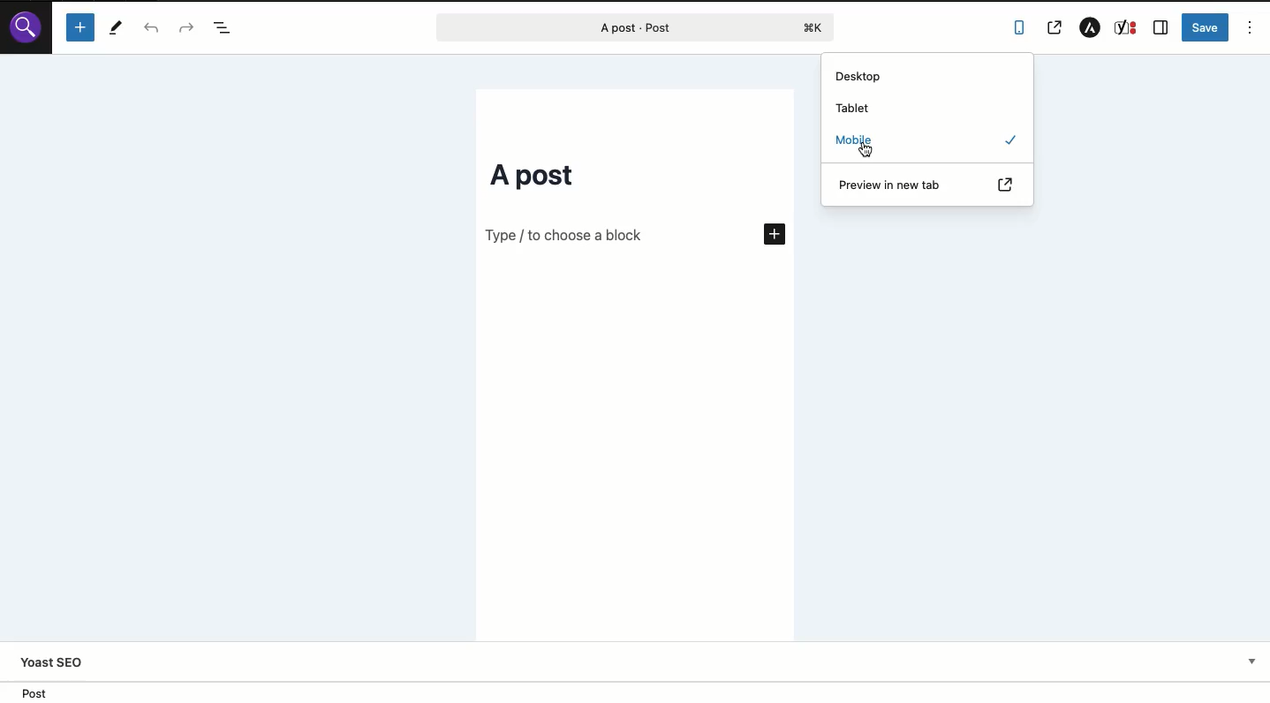  I want to click on Doc overview, so click(226, 28).